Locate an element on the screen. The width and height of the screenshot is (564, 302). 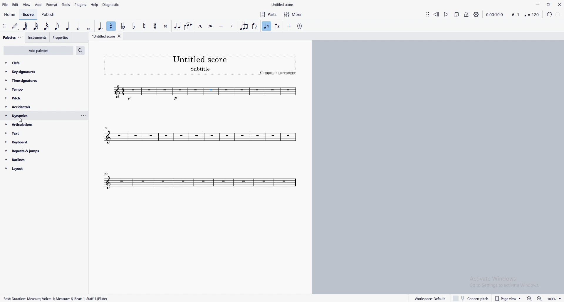
file name is located at coordinates (283, 4).